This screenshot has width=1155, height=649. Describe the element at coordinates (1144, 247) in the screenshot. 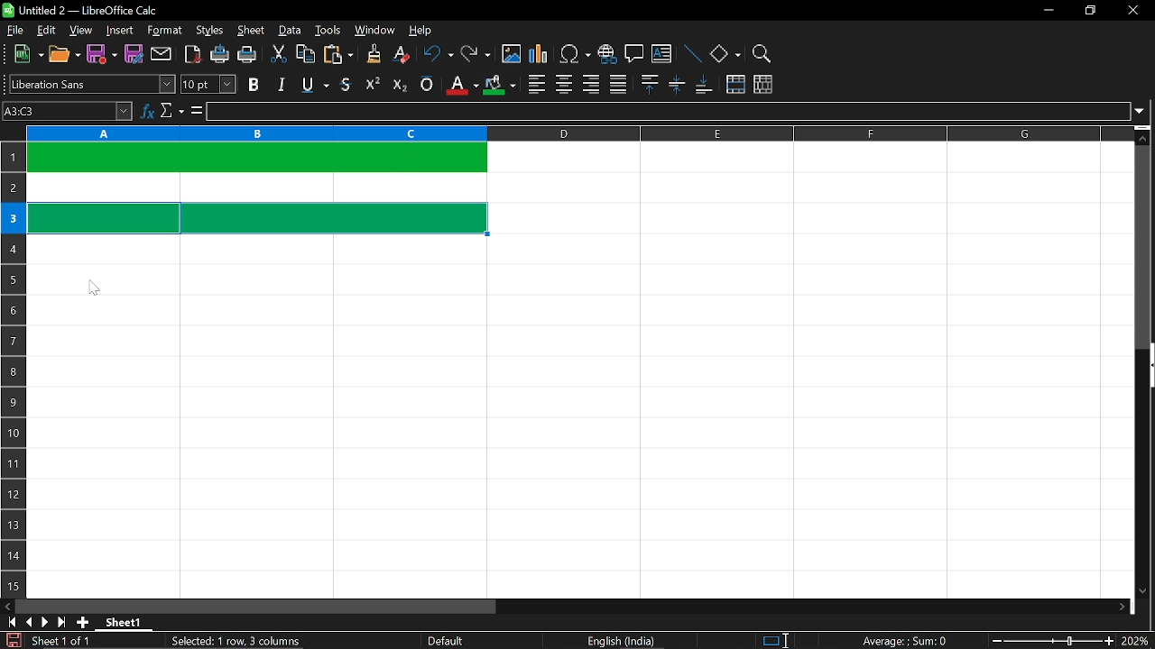

I see `vertical scrollbar` at that location.